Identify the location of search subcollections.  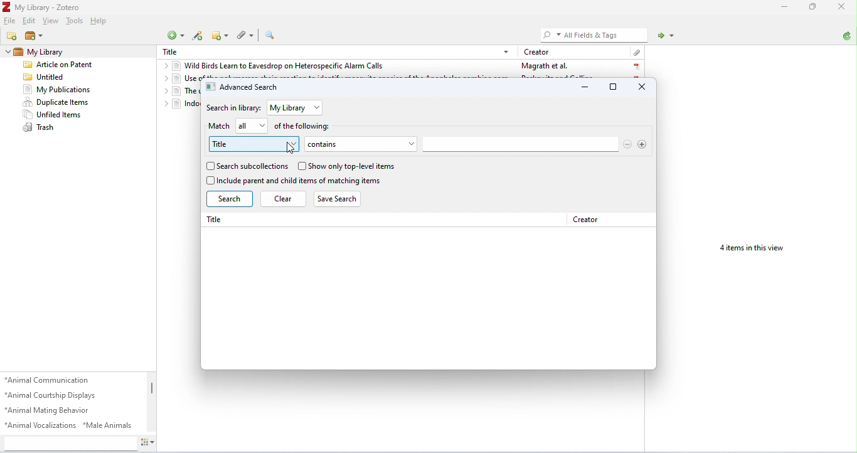
(252, 166).